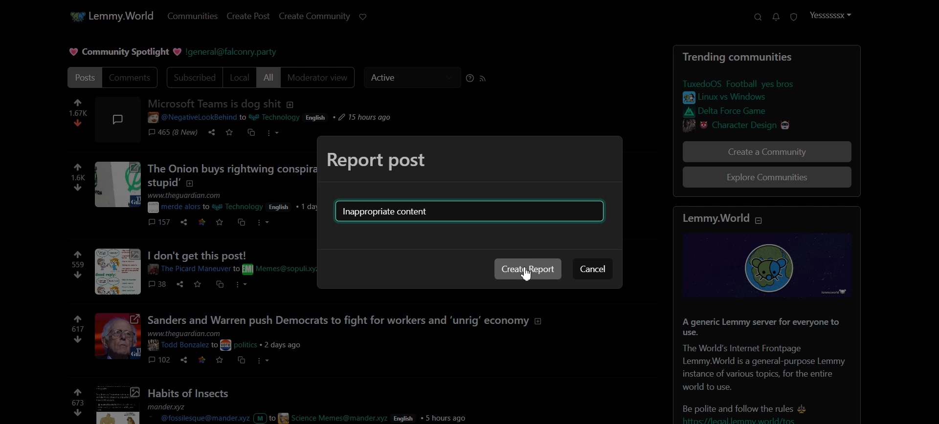  Describe the element at coordinates (794, 18) in the screenshot. I see `Unread Report` at that location.